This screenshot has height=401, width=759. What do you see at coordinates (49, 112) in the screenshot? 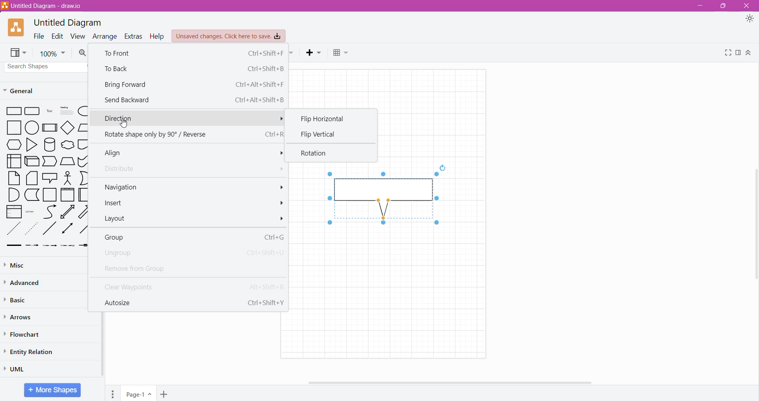
I see `Text (Label)` at bounding box center [49, 112].